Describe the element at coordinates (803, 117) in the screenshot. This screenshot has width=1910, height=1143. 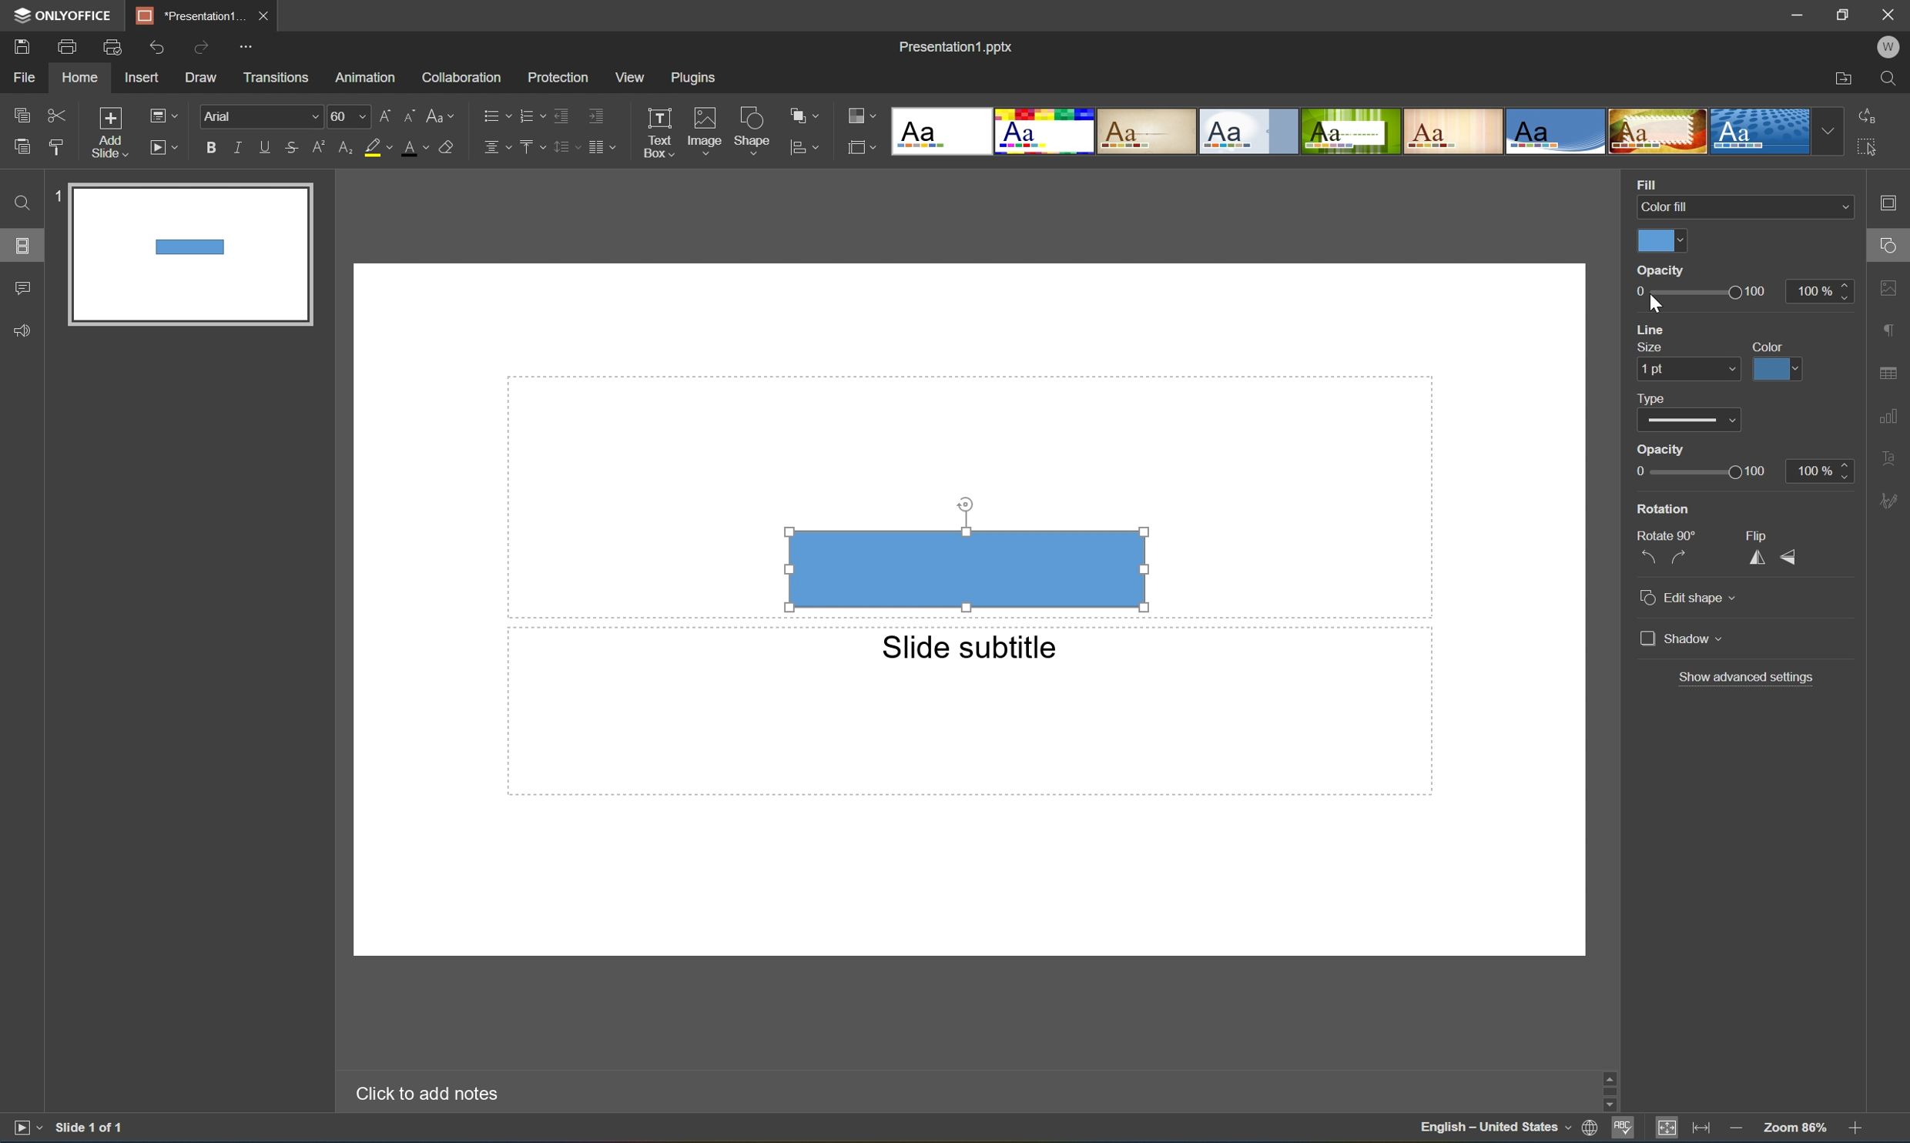
I see `Arrange shape` at that location.